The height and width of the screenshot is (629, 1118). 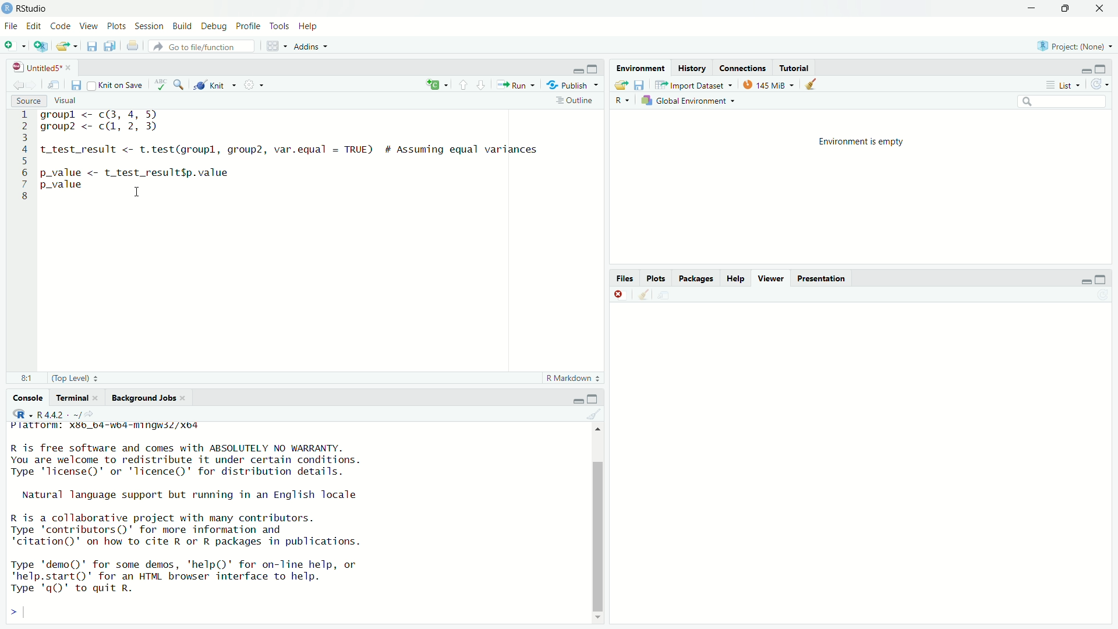 I want to click on Visual, so click(x=68, y=101).